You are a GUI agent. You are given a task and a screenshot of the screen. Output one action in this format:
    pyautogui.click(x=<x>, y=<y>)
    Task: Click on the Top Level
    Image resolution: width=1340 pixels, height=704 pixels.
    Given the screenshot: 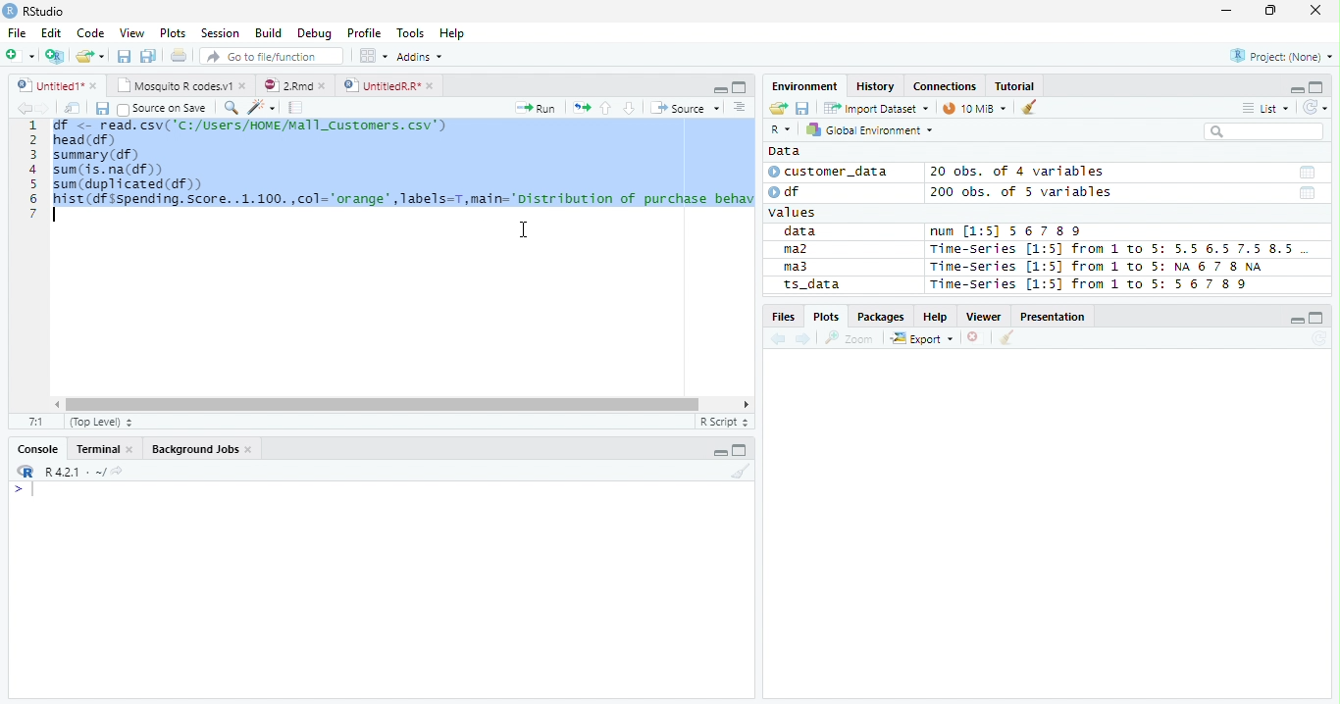 What is the action you would take?
    pyautogui.click(x=99, y=423)
    